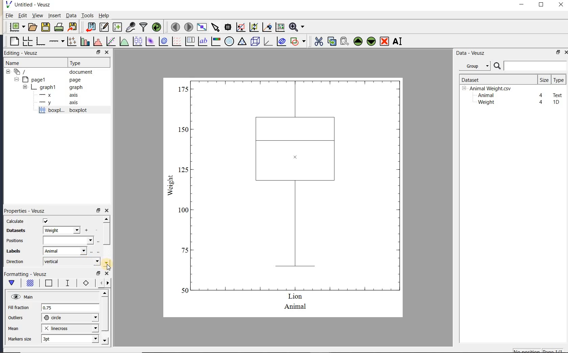  What do you see at coordinates (202, 27) in the screenshot?
I see `view plot full screen` at bounding box center [202, 27].